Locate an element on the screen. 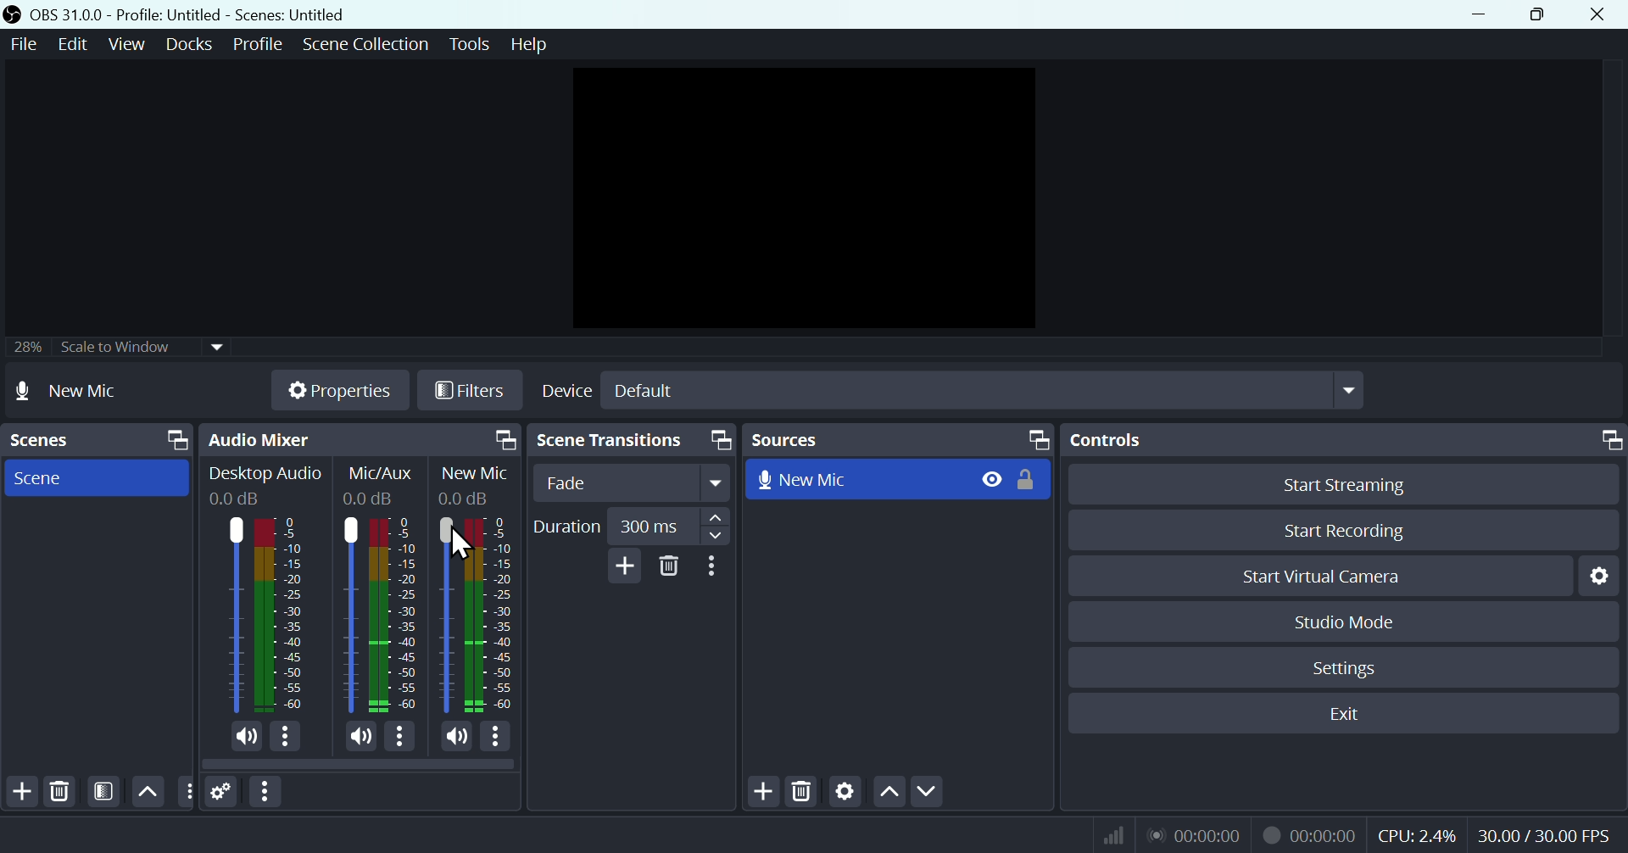 Image resolution: width=1628 pixels, height=853 pixels. Filtres is located at coordinates (471, 393).